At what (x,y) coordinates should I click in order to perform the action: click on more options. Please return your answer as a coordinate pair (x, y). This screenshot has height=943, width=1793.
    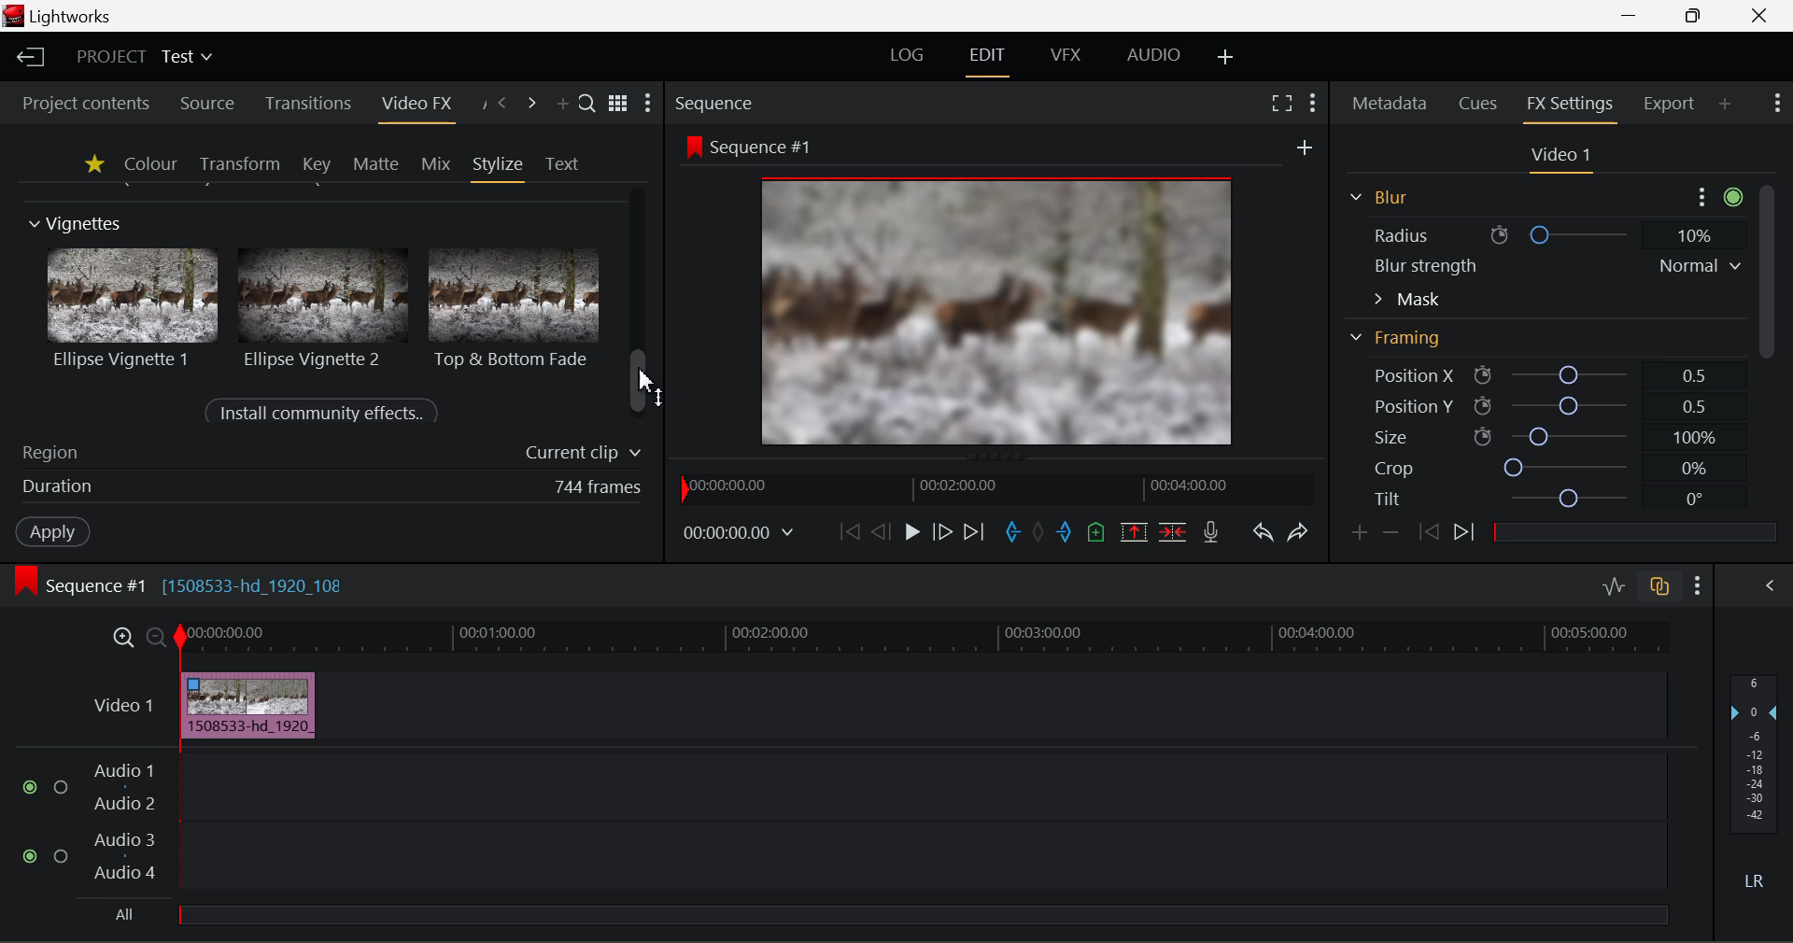
    Looking at the image, I should click on (1715, 194).